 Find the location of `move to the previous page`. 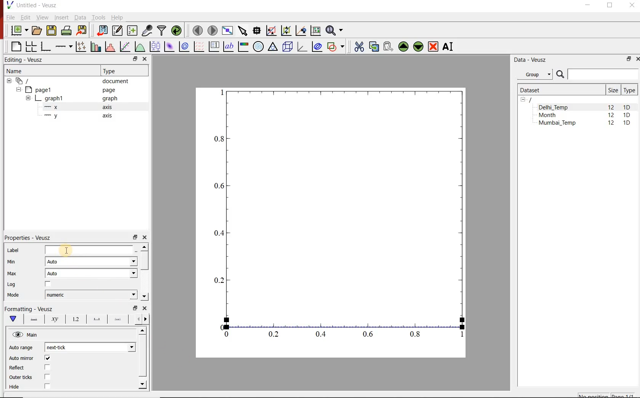

move to the previous page is located at coordinates (197, 30).